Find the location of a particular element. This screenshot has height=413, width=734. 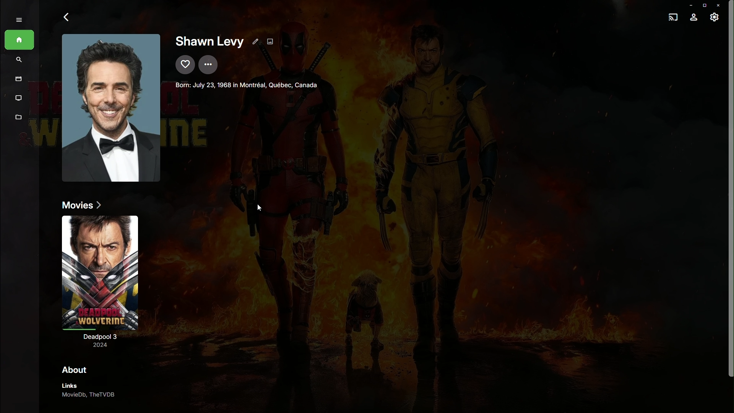

Director details is located at coordinates (253, 85).